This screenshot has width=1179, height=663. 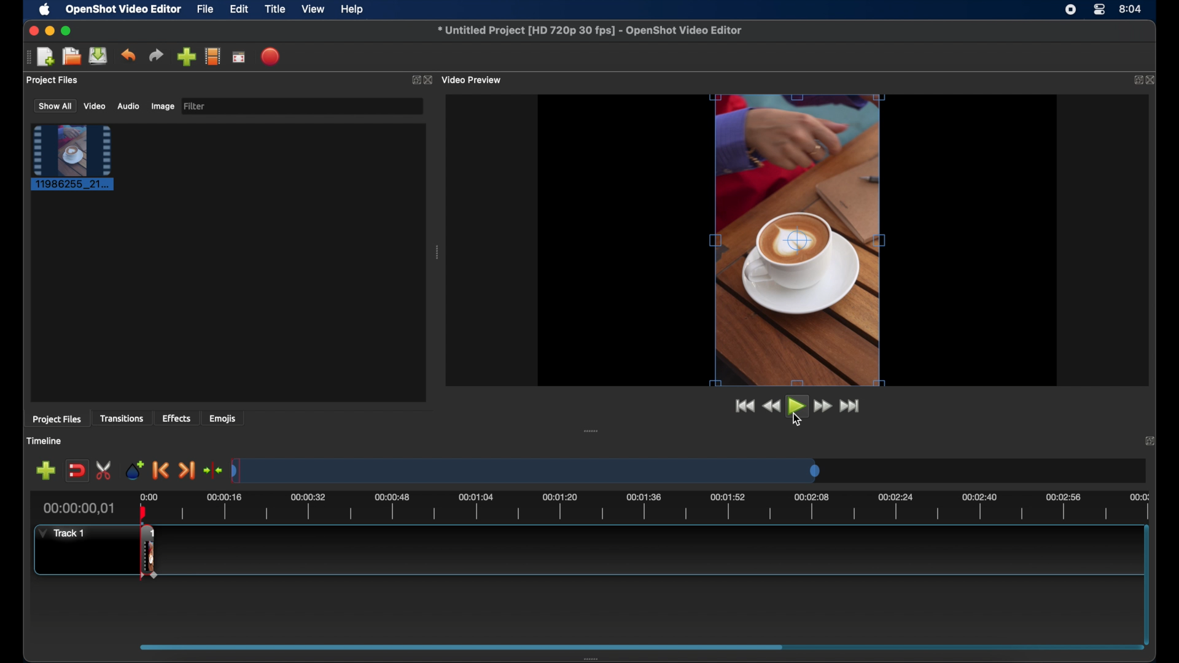 I want to click on close, so click(x=1148, y=441).